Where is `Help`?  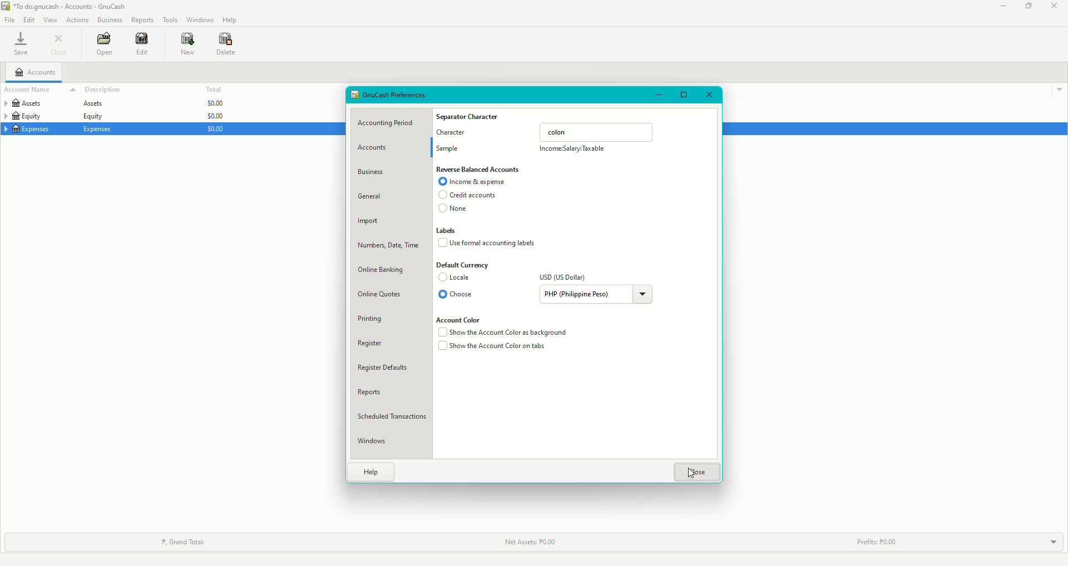
Help is located at coordinates (372, 471).